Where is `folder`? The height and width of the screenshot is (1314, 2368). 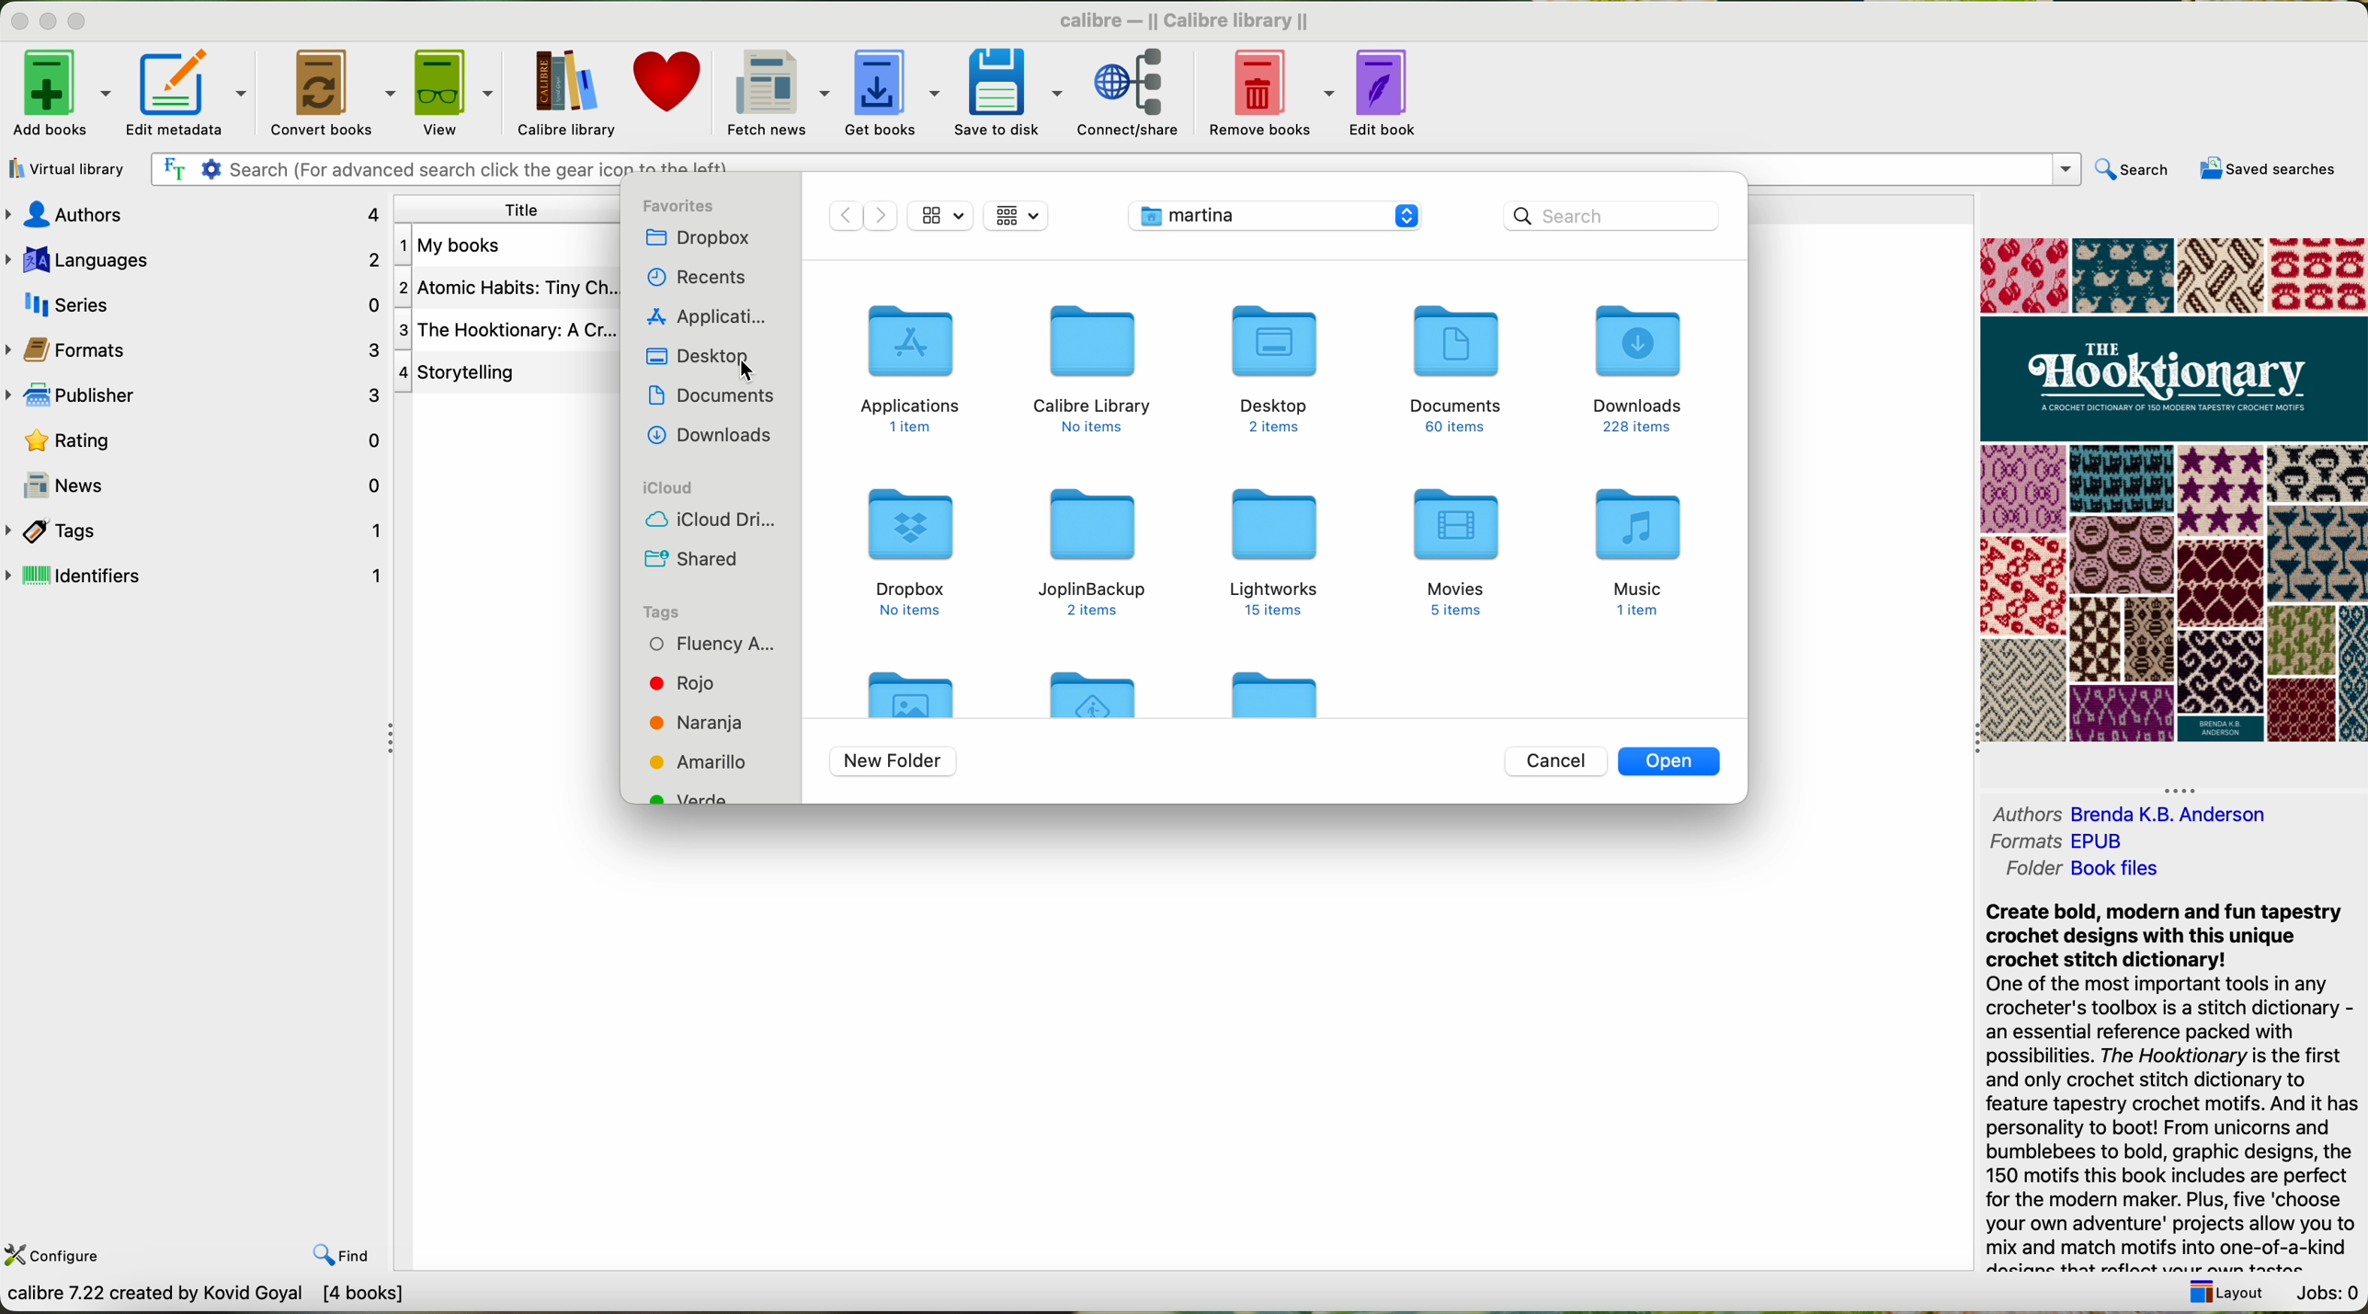
folder is located at coordinates (1095, 691).